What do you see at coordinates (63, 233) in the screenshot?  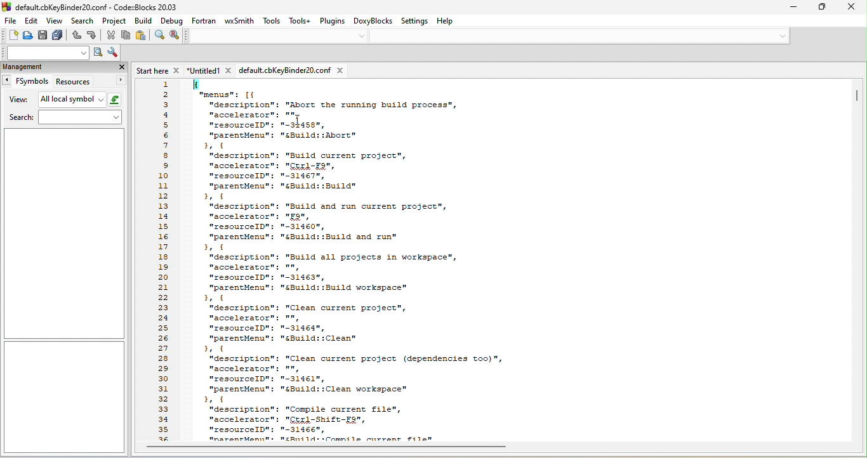 I see `sidebar` at bounding box center [63, 233].